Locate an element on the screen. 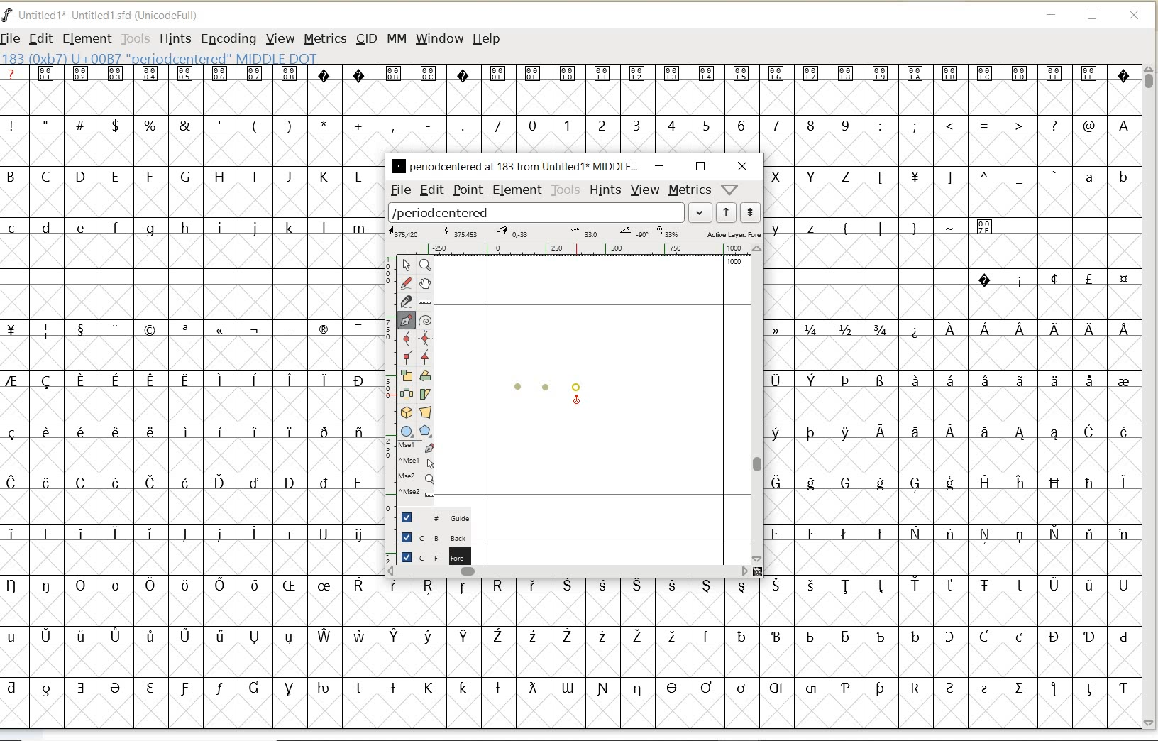  scale is located at coordinates (387, 374).